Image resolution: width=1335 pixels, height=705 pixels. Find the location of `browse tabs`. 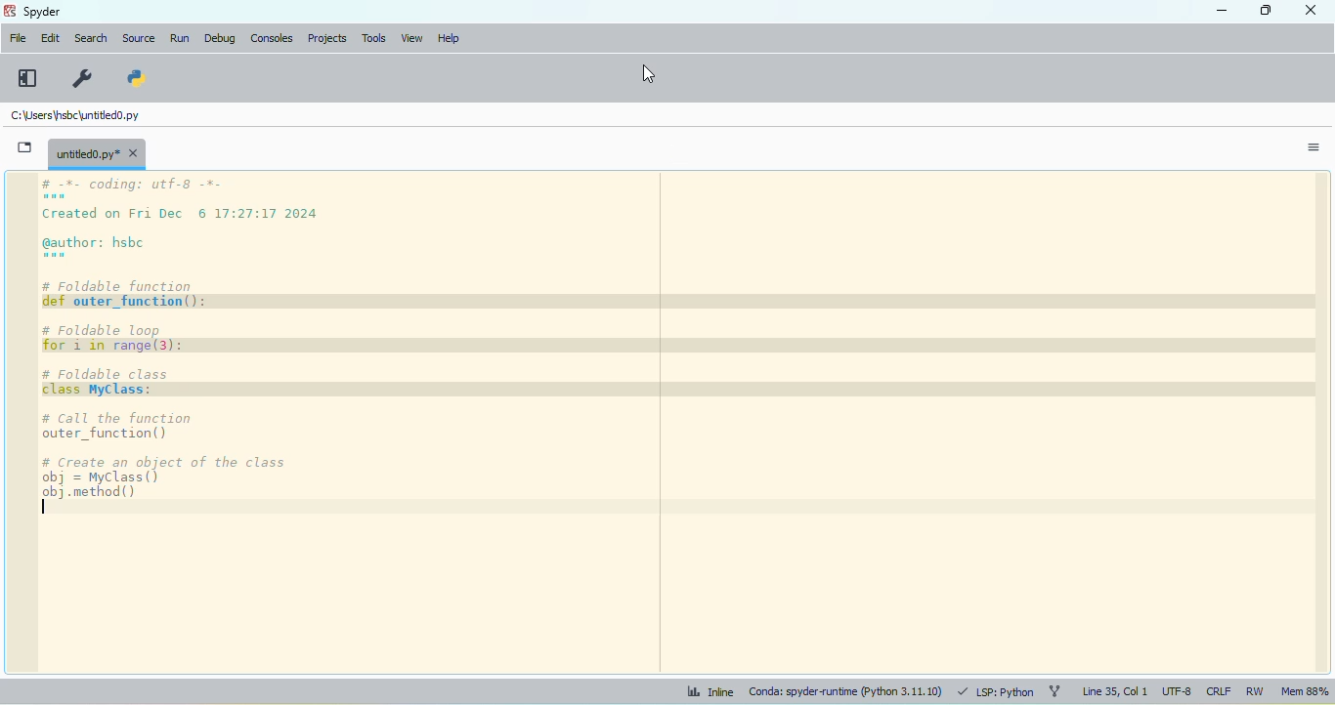

browse tabs is located at coordinates (25, 147).